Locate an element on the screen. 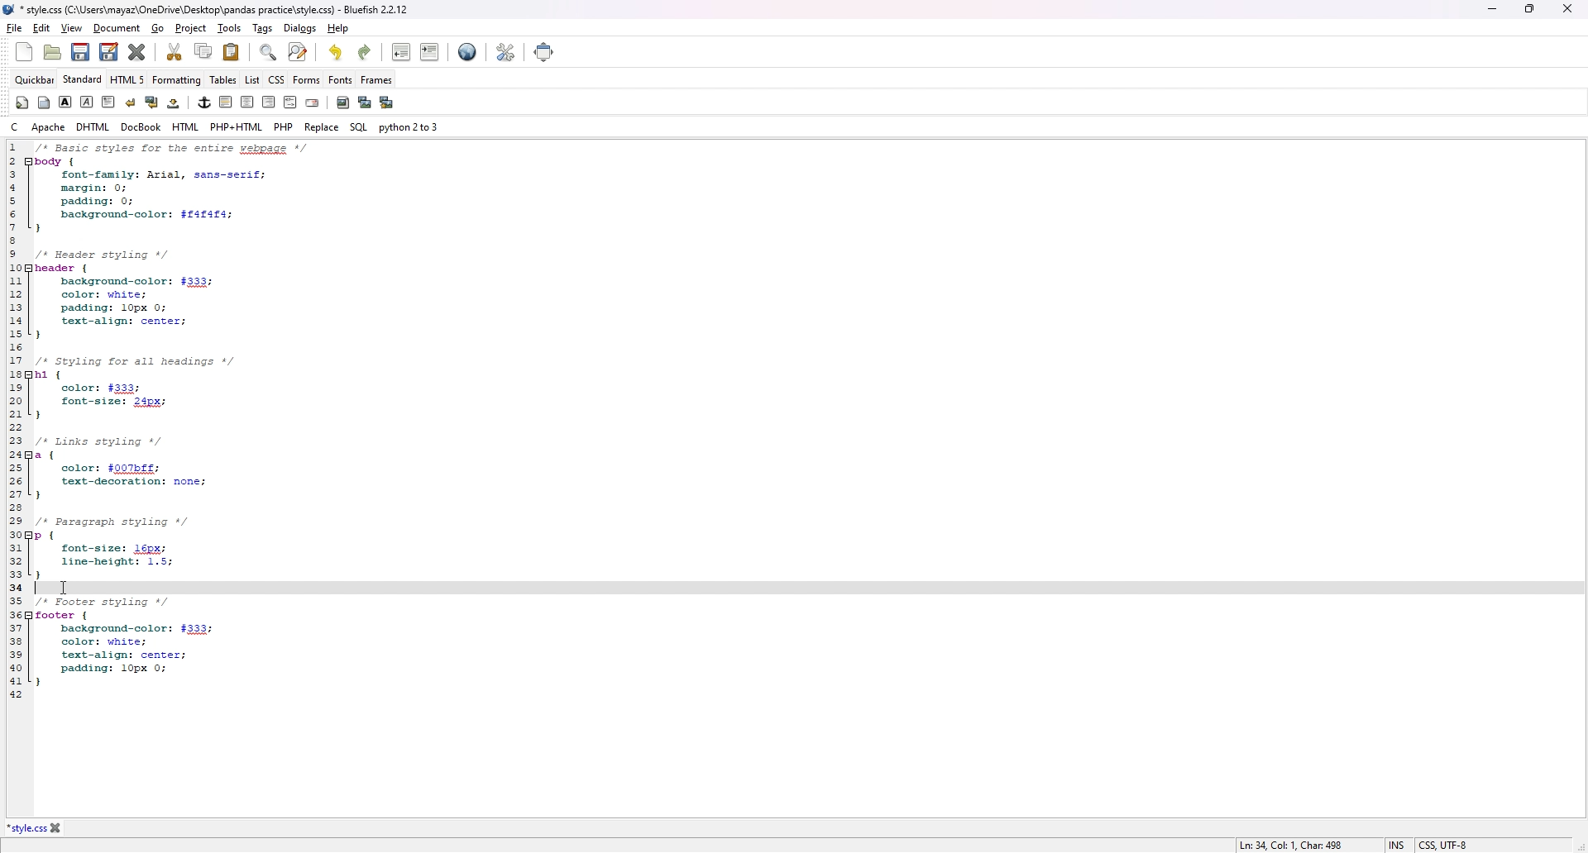  tools is located at coordinates (229, 27).